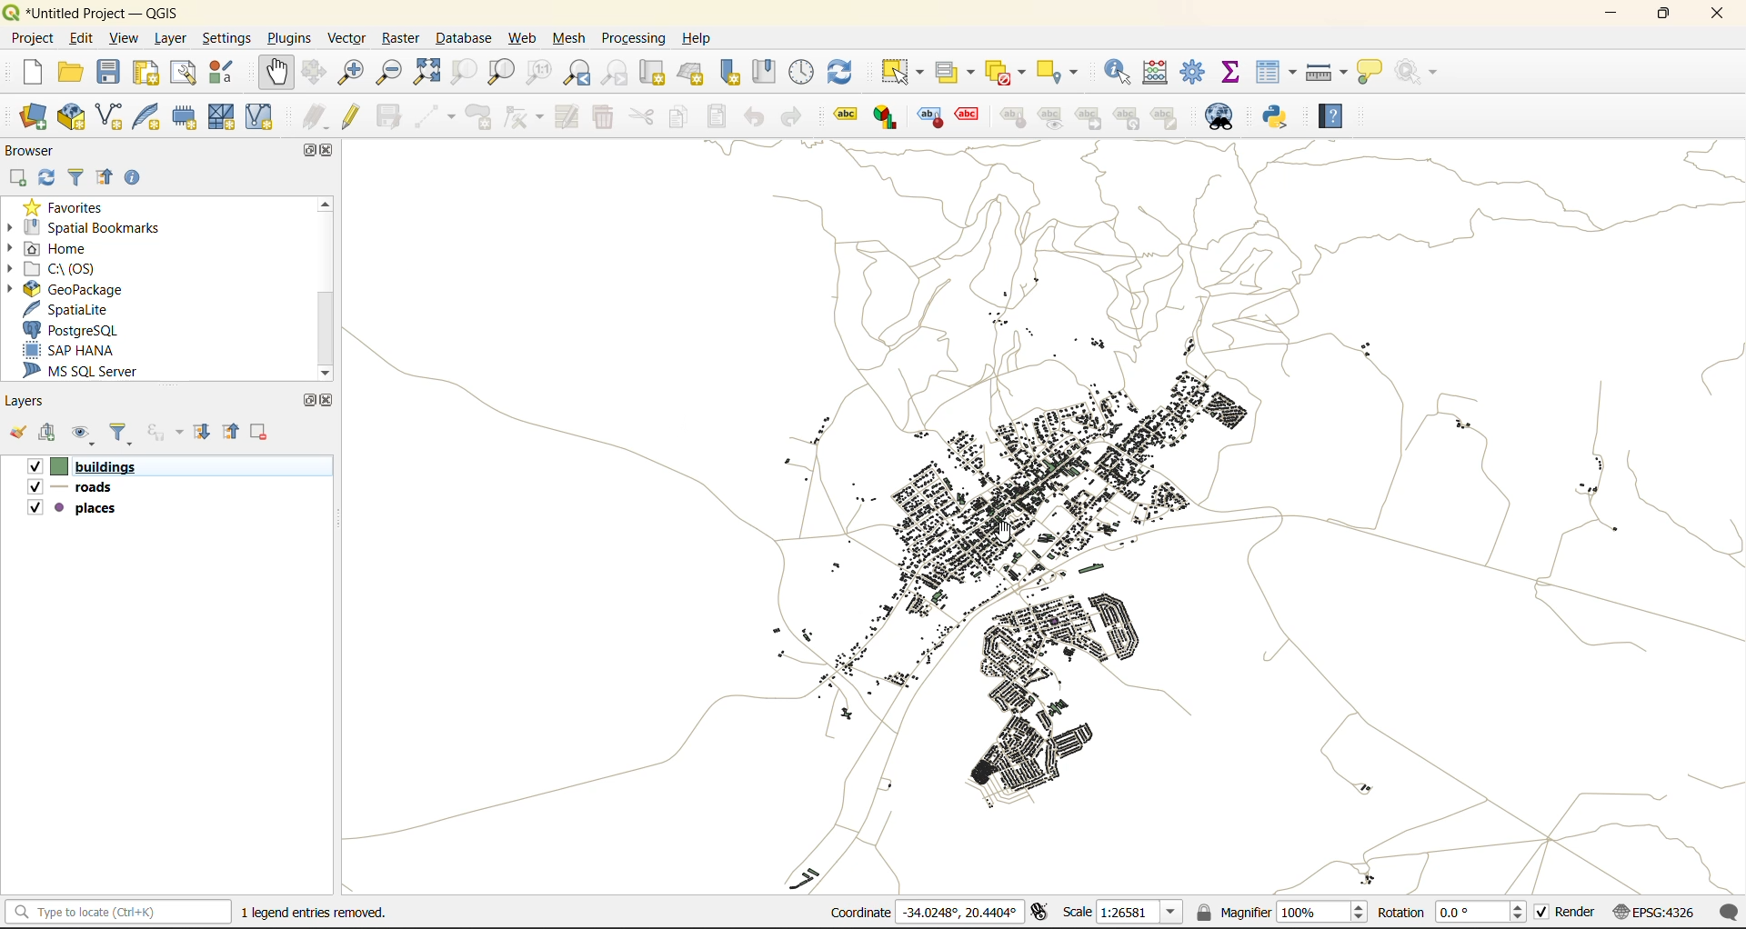 The image size is (1746, 929). What do you see at coordinates (468, 75) in the screenshot?
I see `zoom selection` at bounding box center [468, 75].